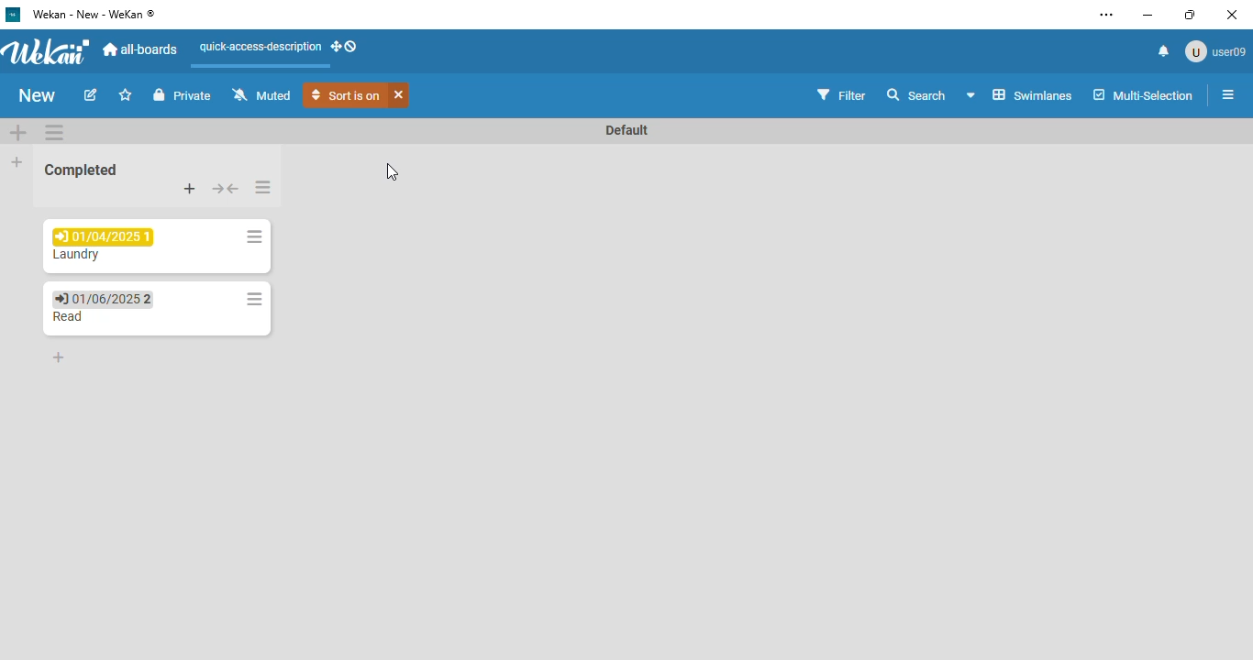 The width and height of the screenshot is (1253, 660). What do you see at coordinates (1148, 16) in the screenshot?
I see `minimize` at bounding box center [1148, 16].